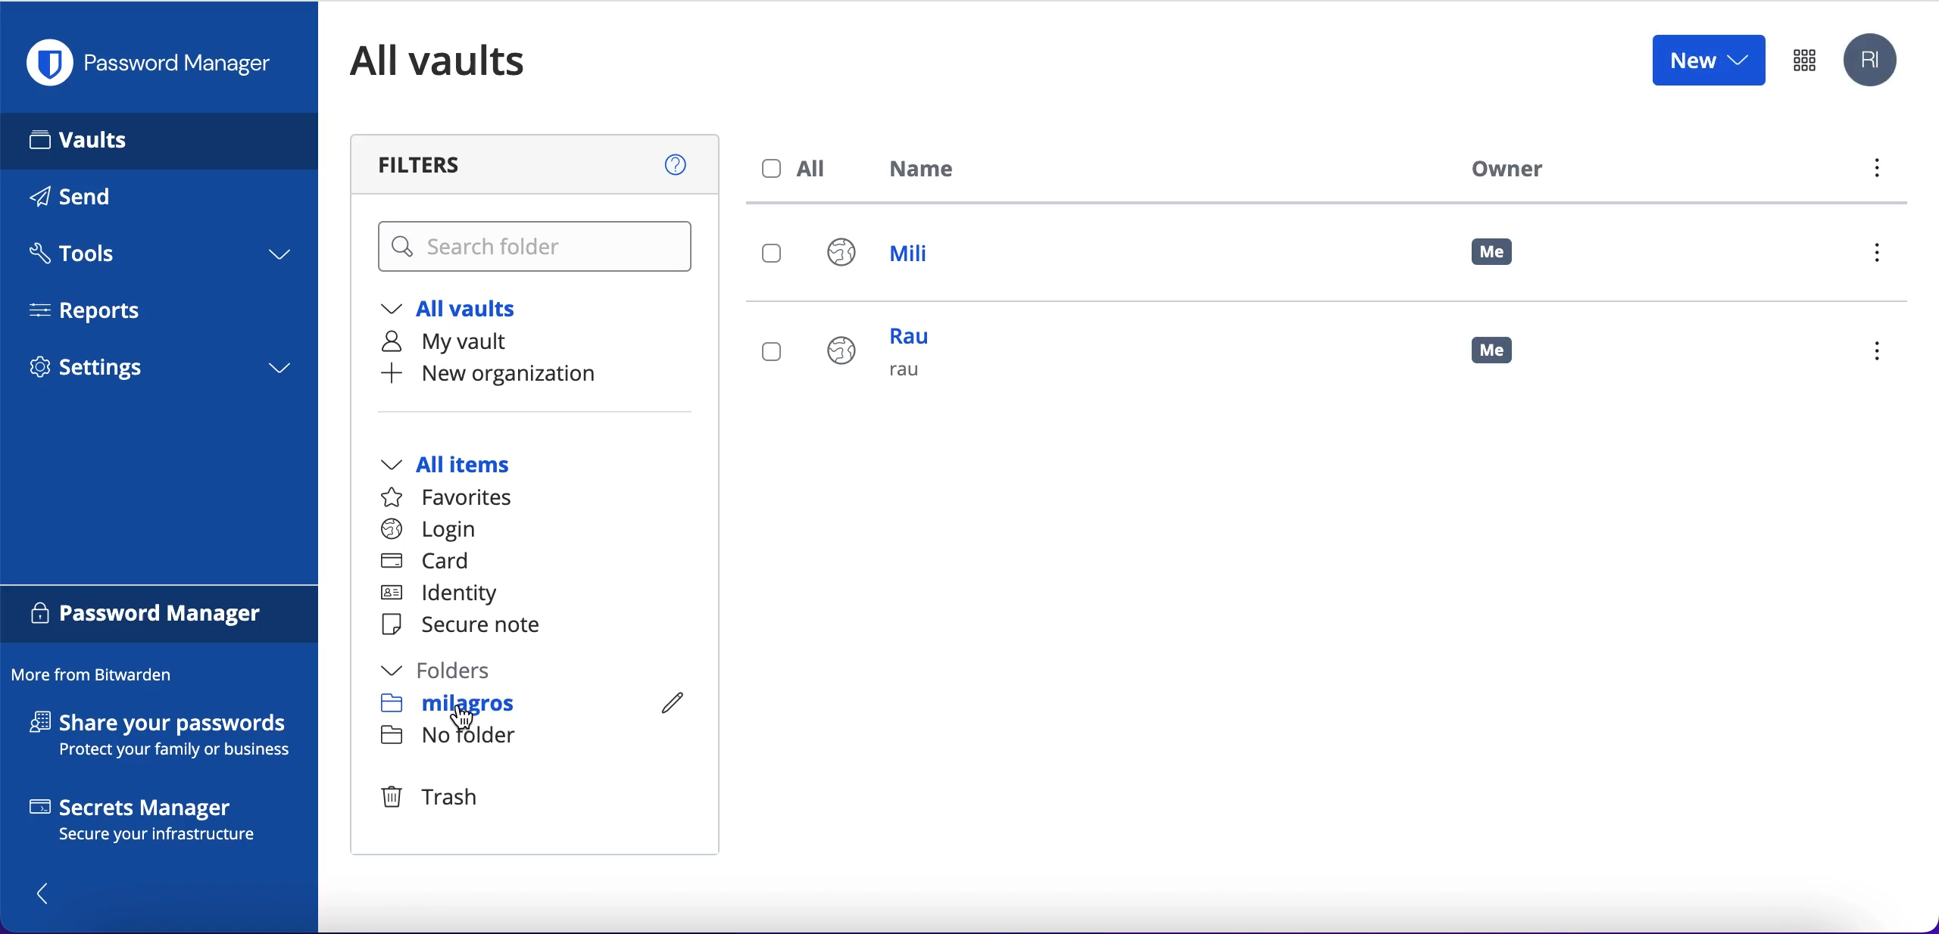 The image size is (1939, 934). What do you see at coordinates (160, 823) in the screenshot?
I see `secrets manager secure your infrastructure` at bounding box center [160, 823].